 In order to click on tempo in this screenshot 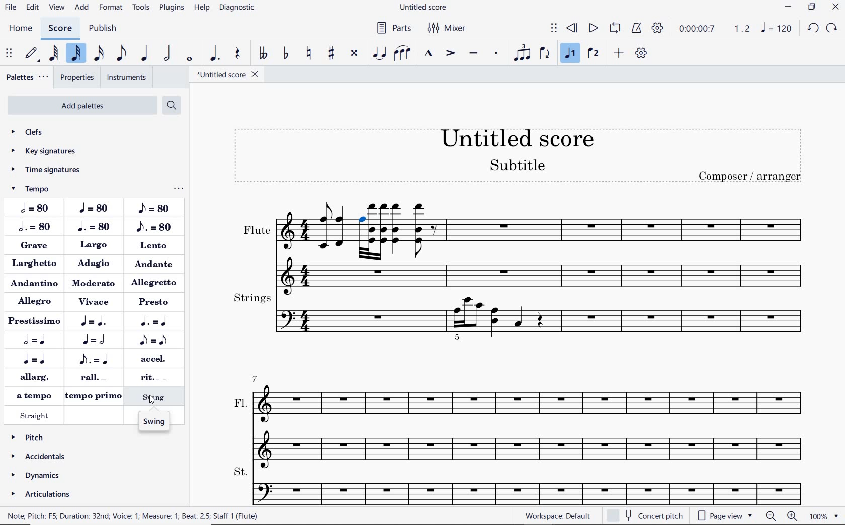, I will do `click(43, 188)`.